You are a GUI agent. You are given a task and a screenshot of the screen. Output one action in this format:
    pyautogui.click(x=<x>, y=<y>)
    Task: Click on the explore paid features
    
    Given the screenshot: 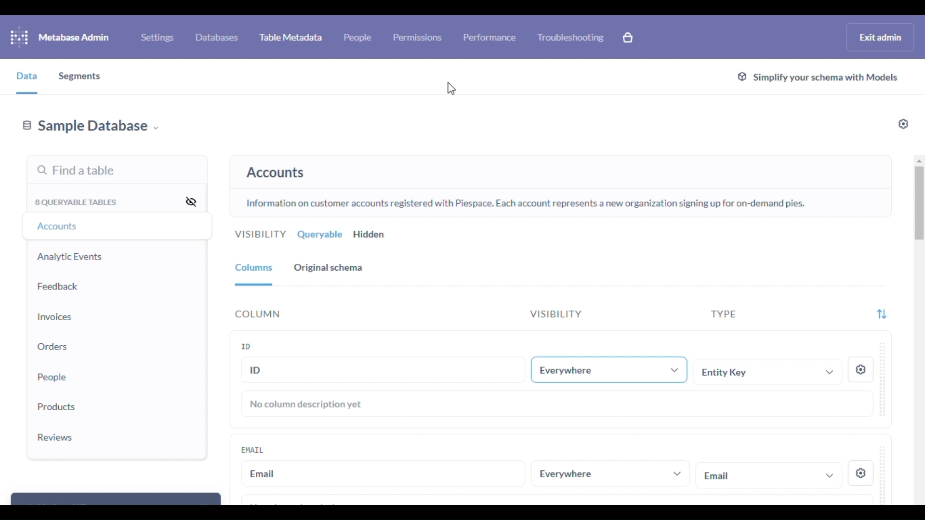 What is the action you would take?
    pyautogui.click(x=628, y=38)
    